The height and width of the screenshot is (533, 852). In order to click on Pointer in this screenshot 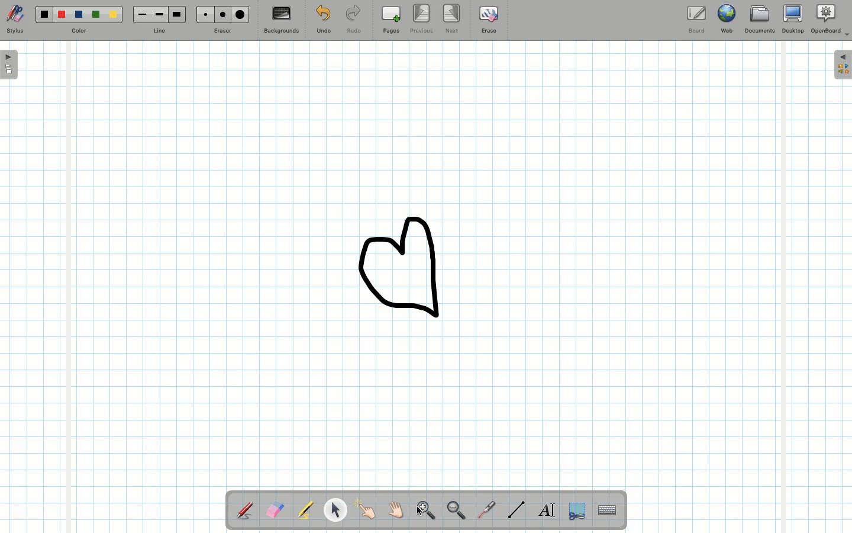, I will do `click(423, 502)`.